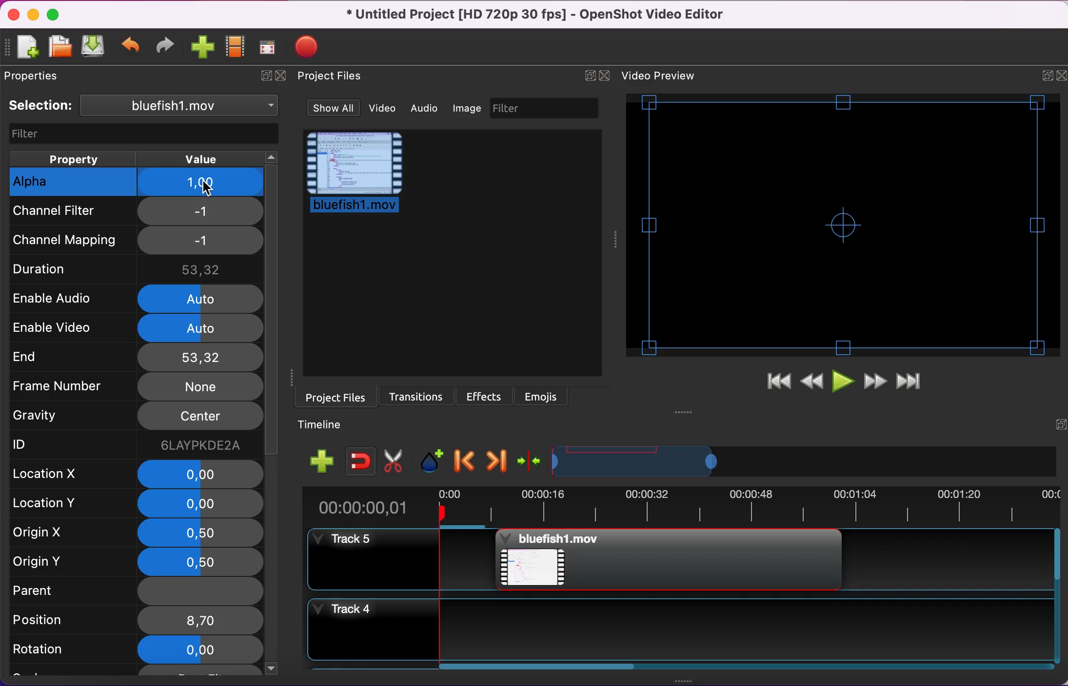 The width and height of the screenshot is (1068, 686). What do you see at coordinates (200, 328) in the screenshot?
I see `auto` at bounding box center [200, 328].